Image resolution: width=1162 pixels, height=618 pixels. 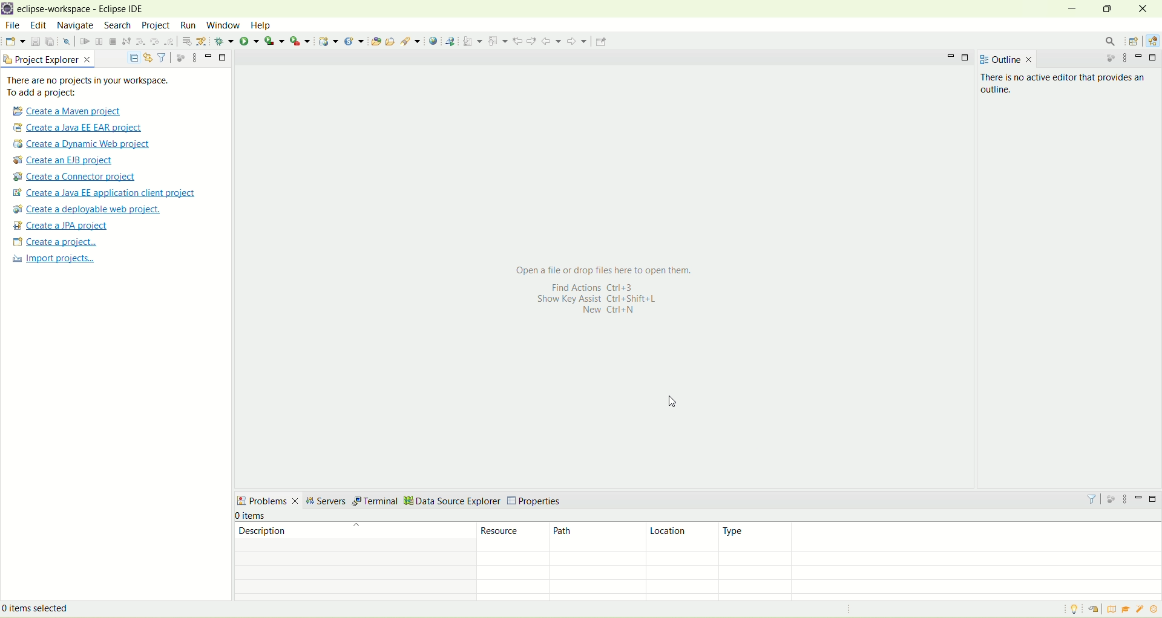 What do you see at coordinates (203, 41) in the screenshot?
I see `step over` at bounding box center [203, 41].